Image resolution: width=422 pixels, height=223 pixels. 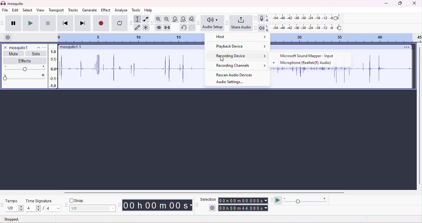 What do you see at coordinates (43, 208) in the screenshot?
I see `select time signature` at bounding box center [43, 208].